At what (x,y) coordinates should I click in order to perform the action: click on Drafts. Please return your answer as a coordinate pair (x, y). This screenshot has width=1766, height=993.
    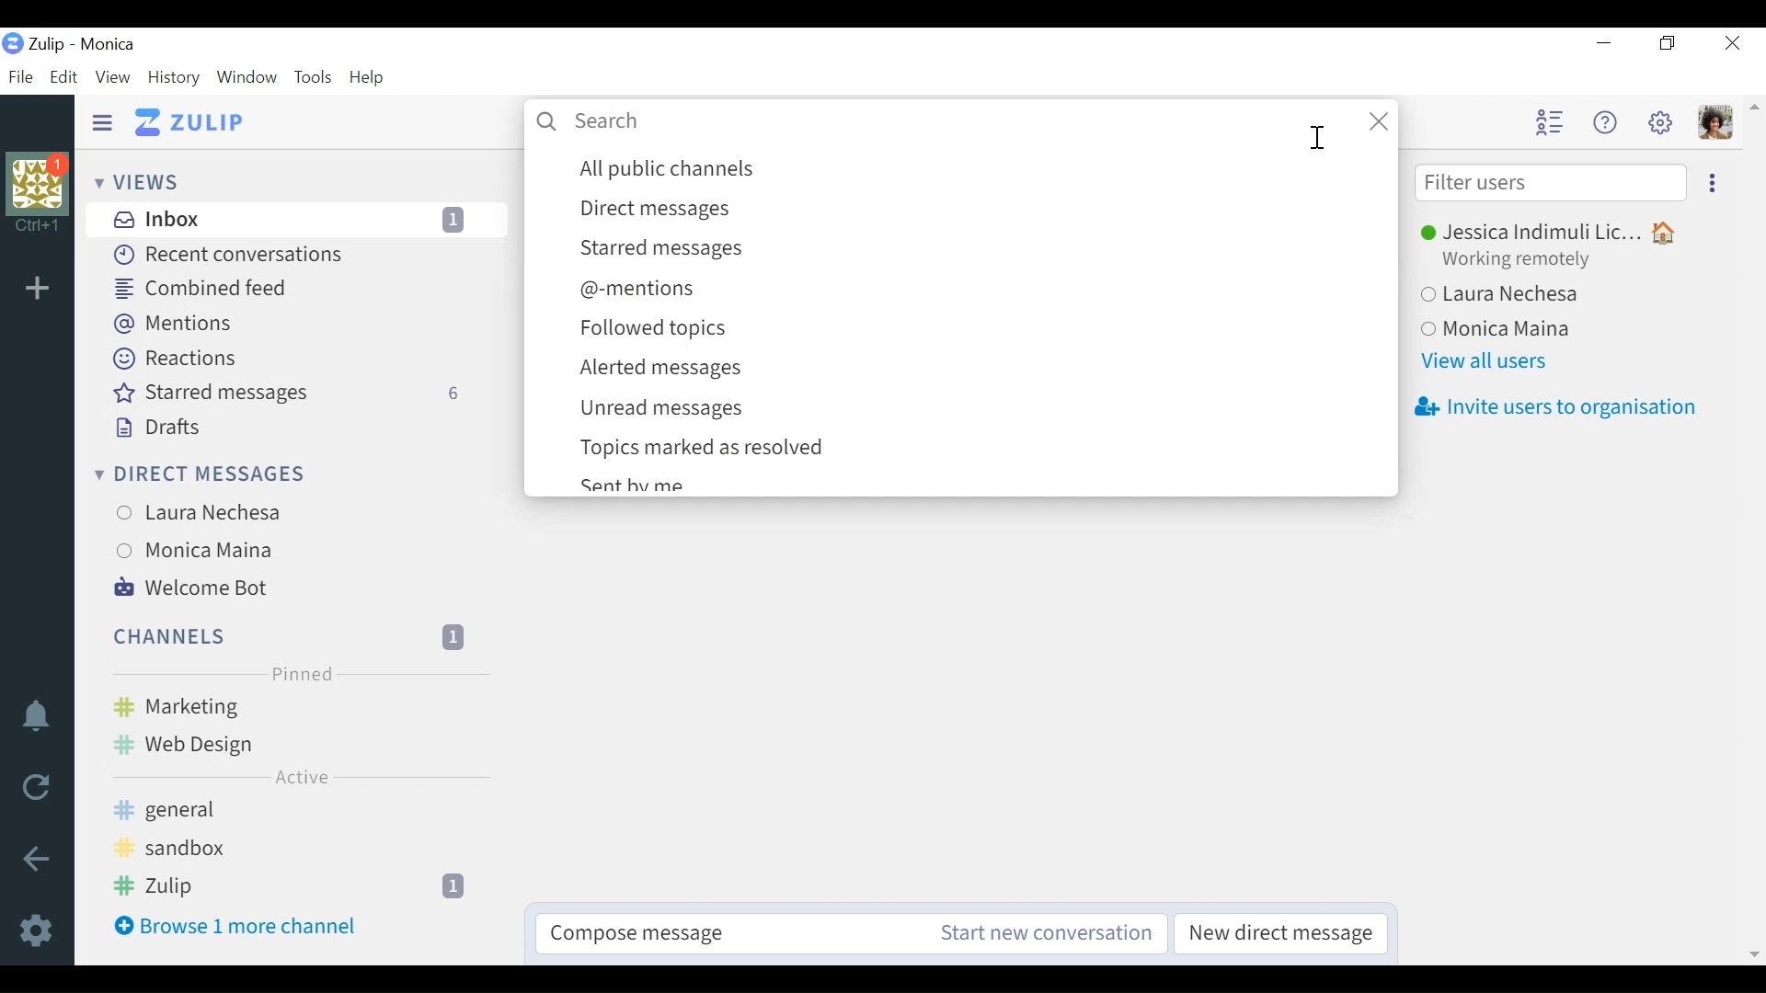
    Looking at the image, I should click on (157, 426).